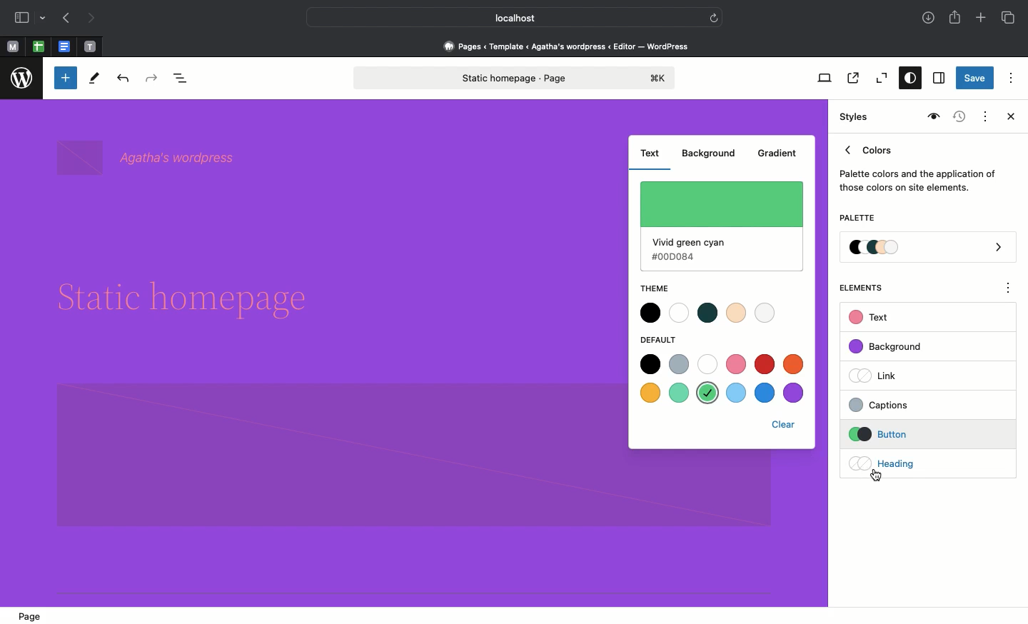 Image resolution: width=1028 pixels, height=624 pixels. I want to click on Default, so click(665, 339).